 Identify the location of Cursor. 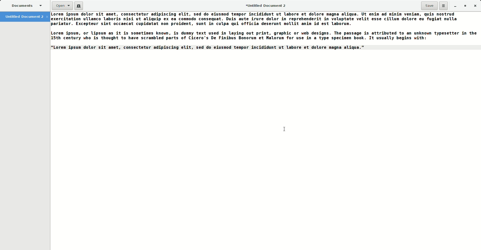
(284, 129).